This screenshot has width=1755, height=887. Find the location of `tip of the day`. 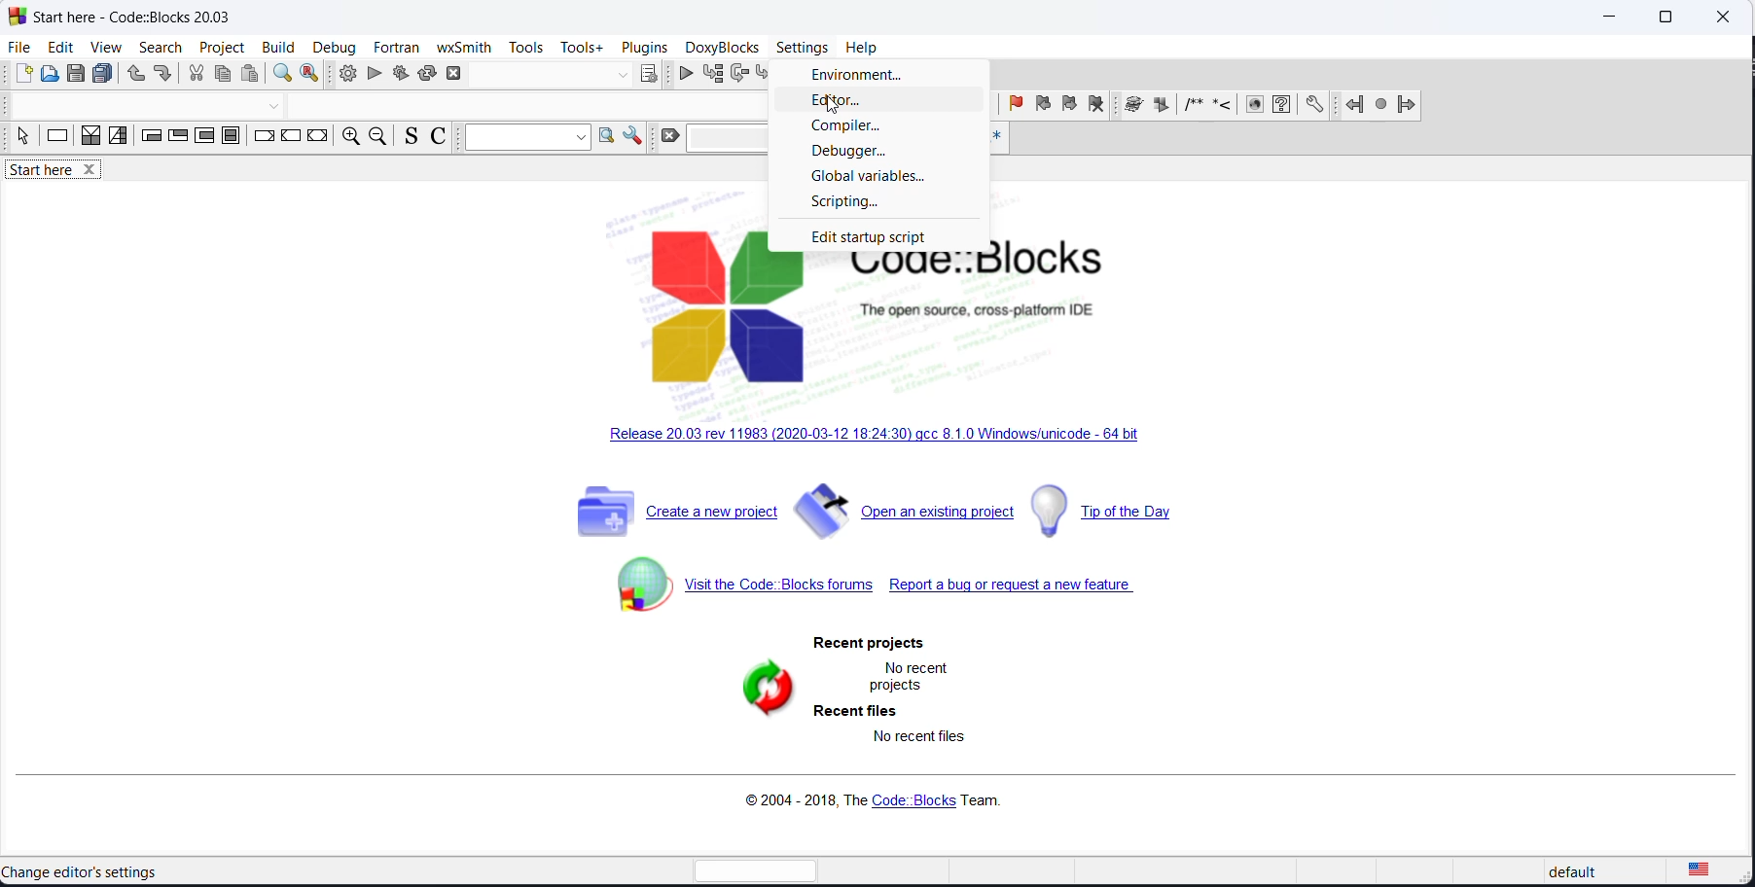

tip of the day is located at coordinates (1125, 514).